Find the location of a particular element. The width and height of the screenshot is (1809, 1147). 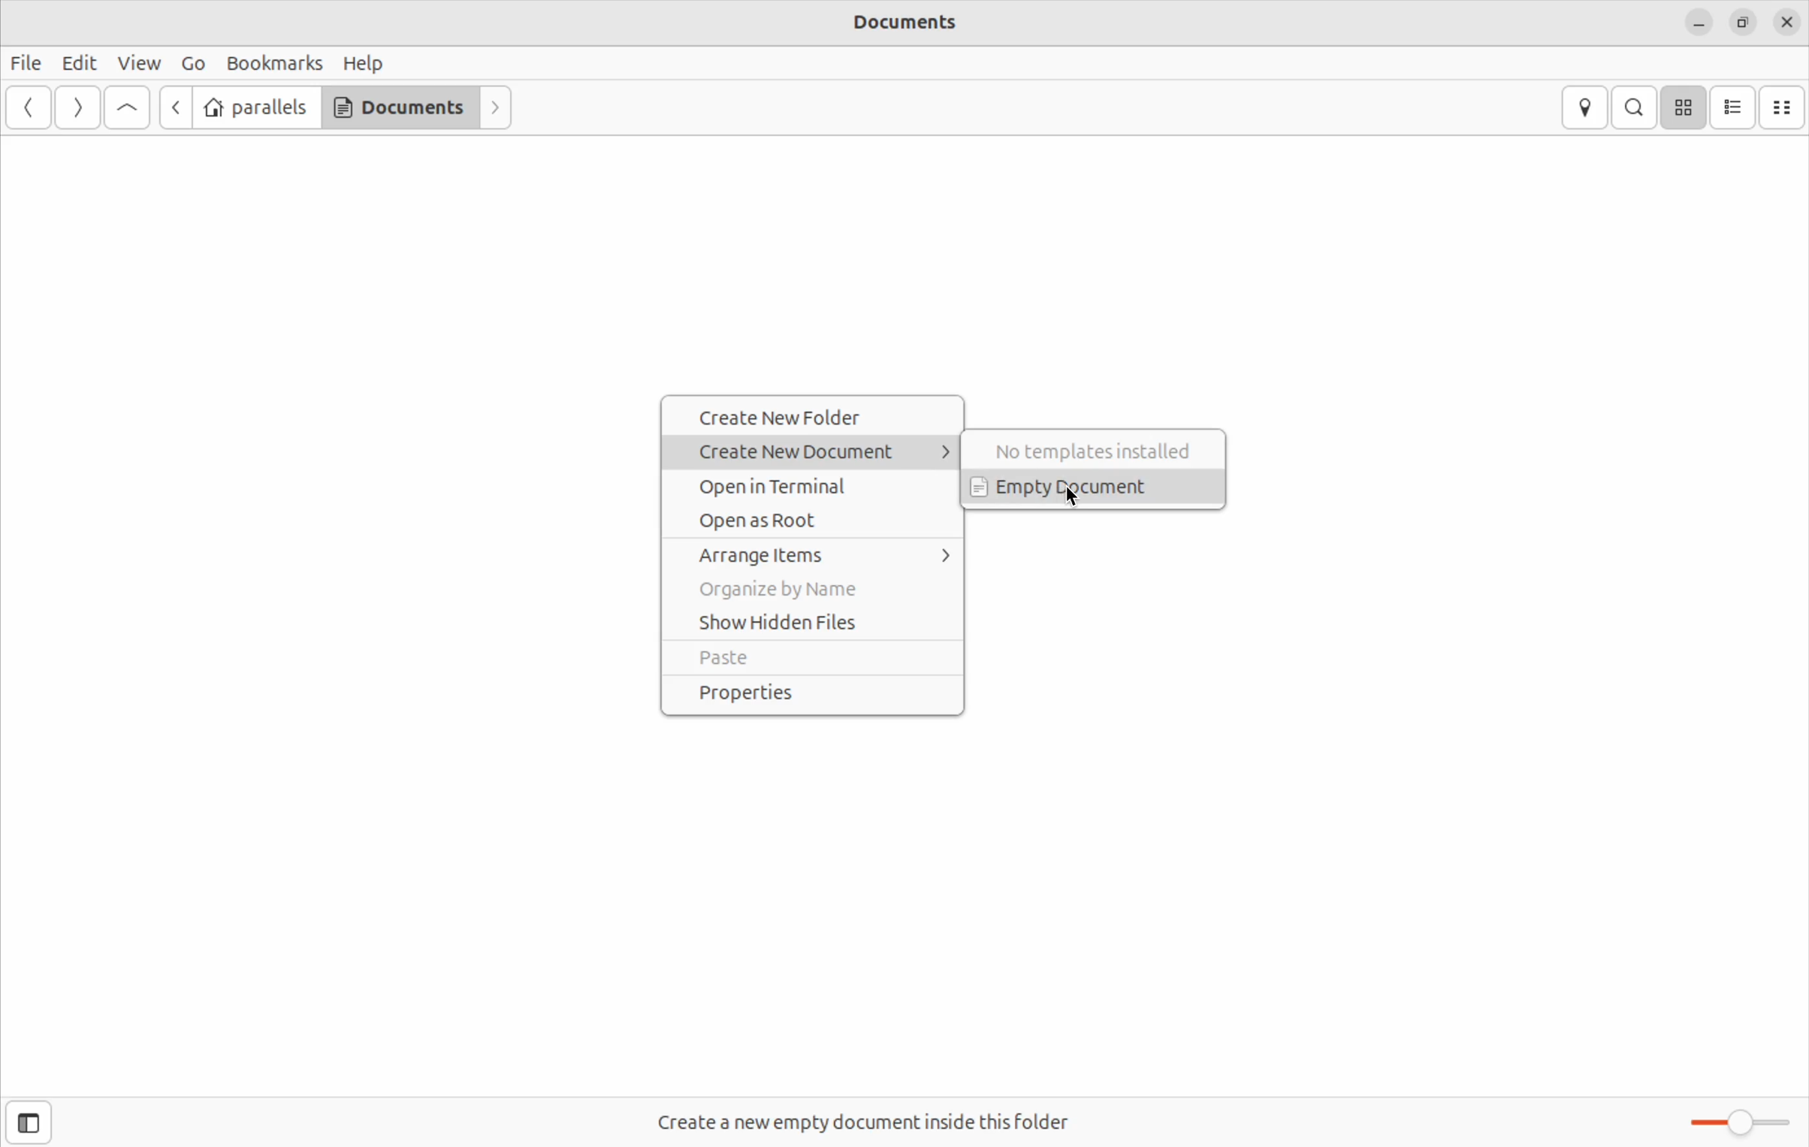

back is located at coordinates (171, 107).